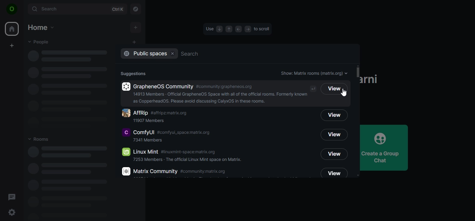 The image size is (475, 221). Describe the element at coordinates (314, 73) in the screenshot. I see `text` at that location.